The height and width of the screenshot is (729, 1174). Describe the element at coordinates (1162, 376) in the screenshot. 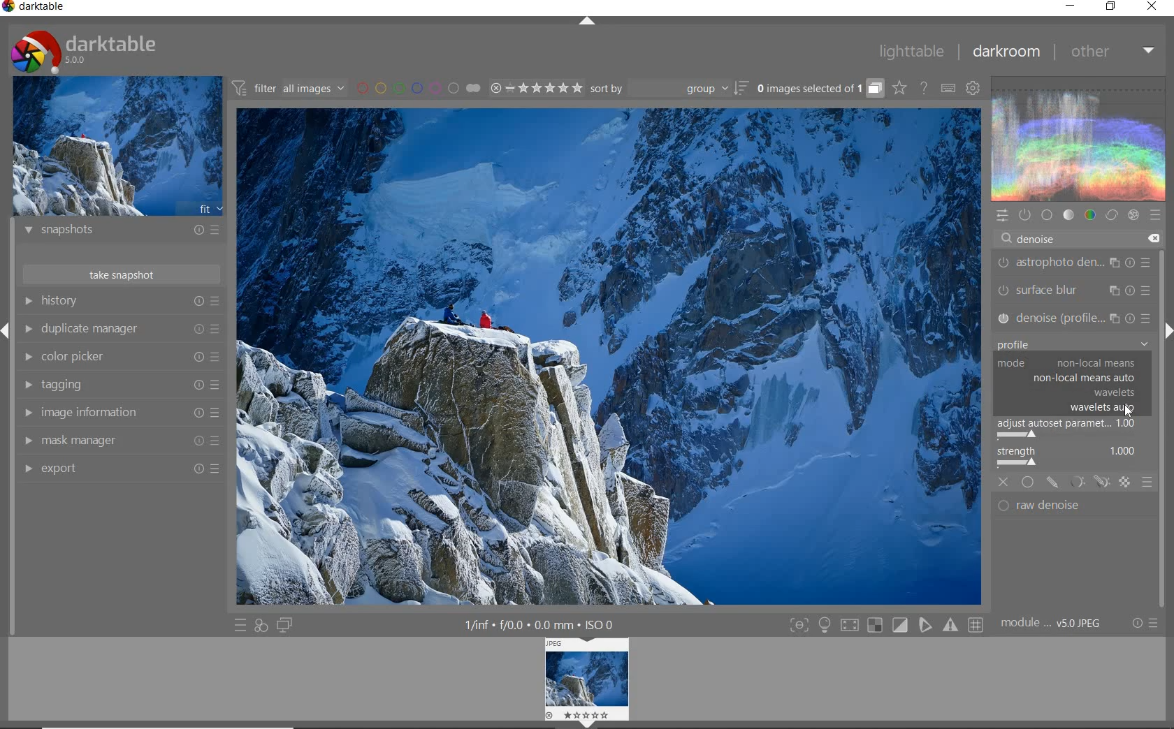

I see `scrollbar` at that location.